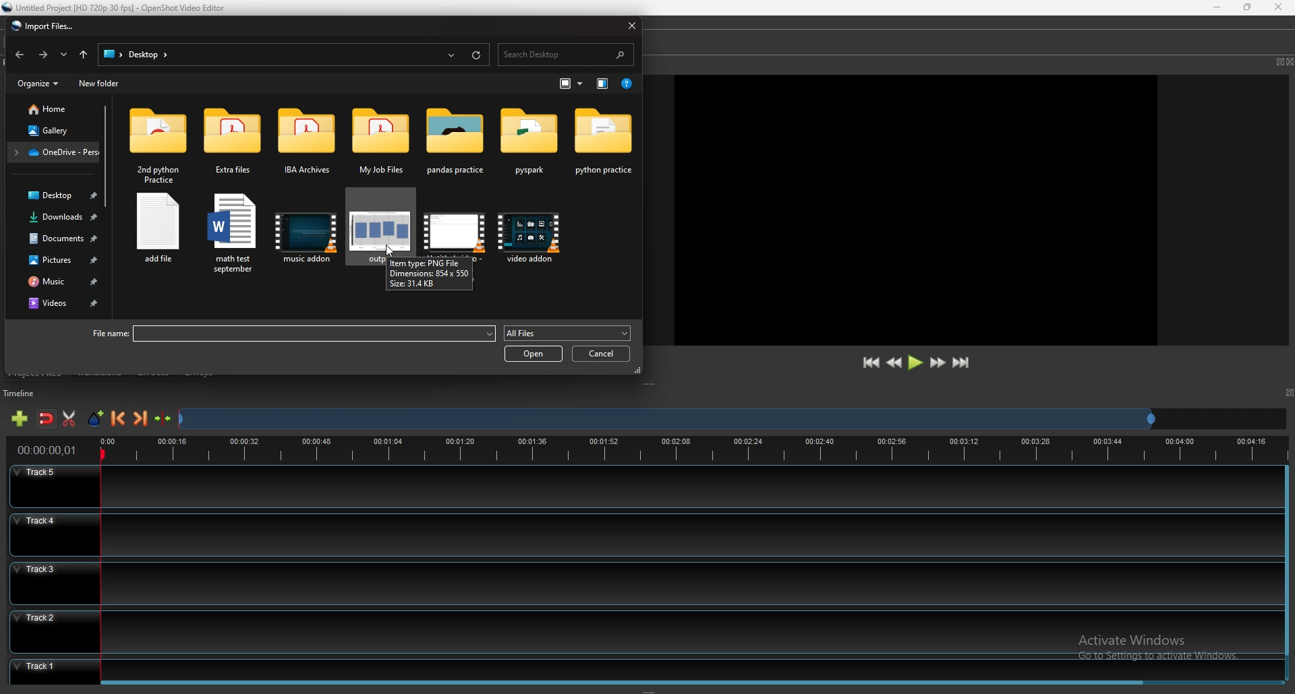 Image resolution: width=1295 pixels, height=694 pixels. I want to click on downloads, so click(56, 217).